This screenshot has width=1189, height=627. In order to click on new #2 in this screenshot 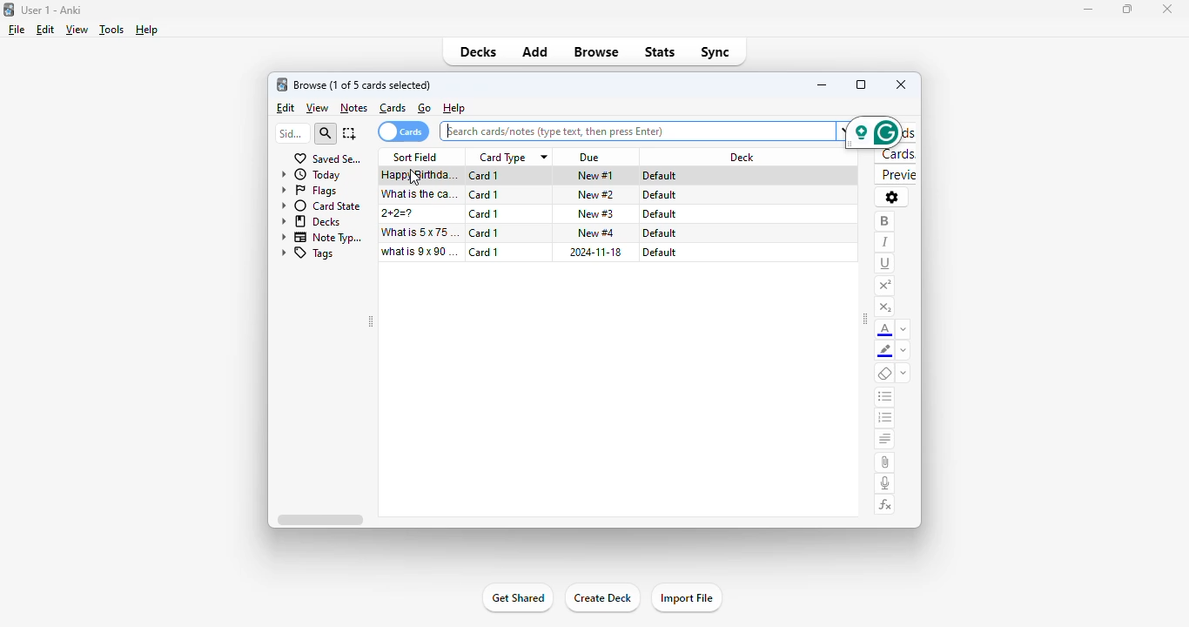, I will do `click(596, 195)`.